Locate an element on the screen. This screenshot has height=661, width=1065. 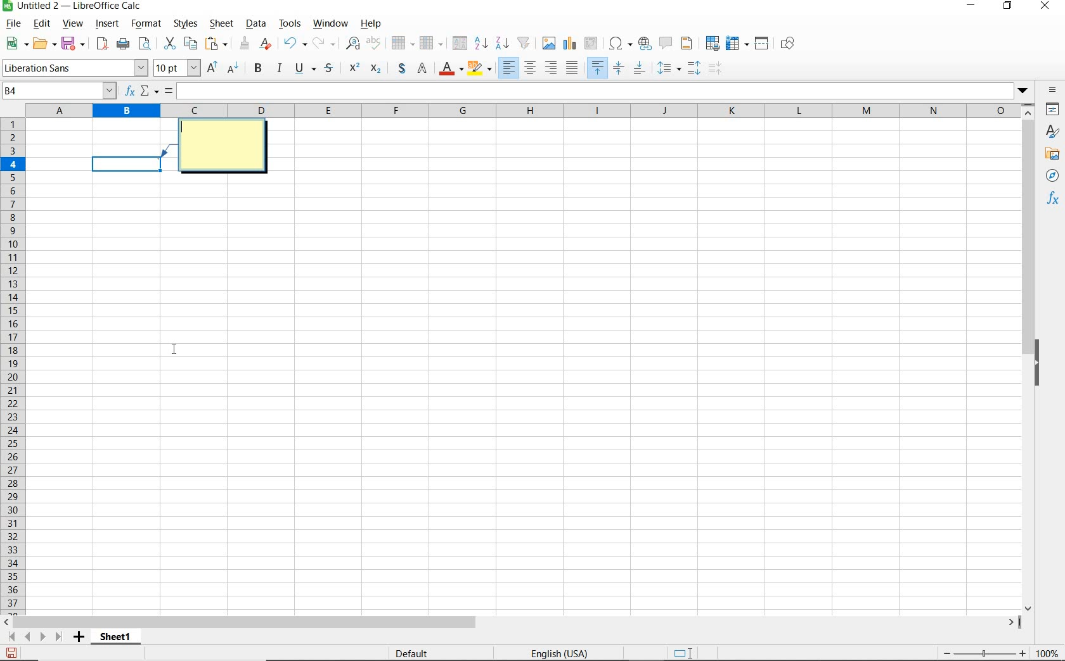
columns is located at coordinates (524, 110).